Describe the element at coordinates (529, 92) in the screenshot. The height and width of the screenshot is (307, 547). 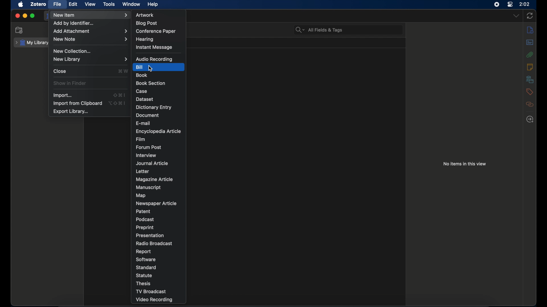
I see `tags` at that location.